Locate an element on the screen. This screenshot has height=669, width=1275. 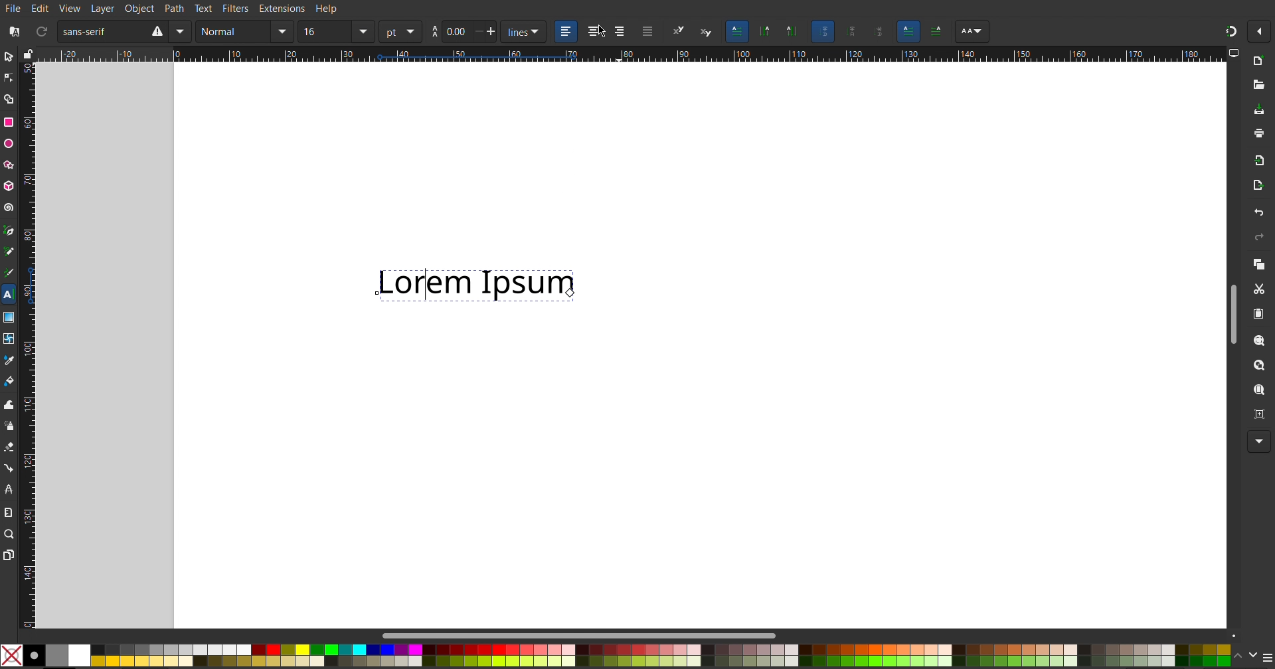
Object is located at coordinates (141, 9).